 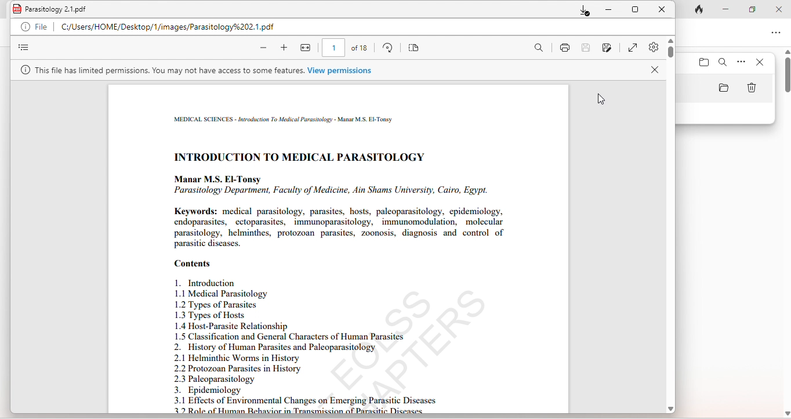 I want to click on fit  height, so click(x=305, y=49).